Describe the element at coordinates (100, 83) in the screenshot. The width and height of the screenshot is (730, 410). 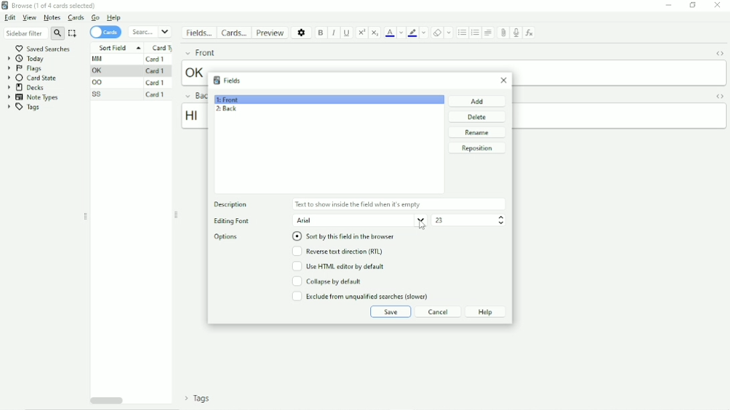
I see `OO` at that location.